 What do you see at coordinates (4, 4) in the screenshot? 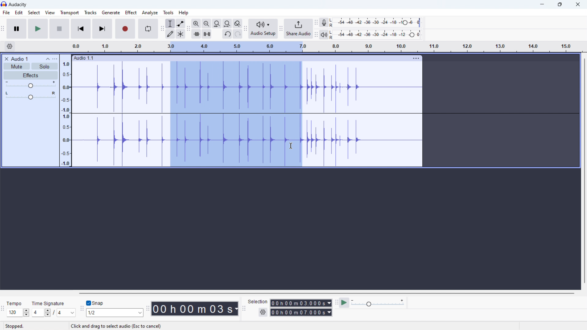
I see `logo` at bounding box center [4, 4].